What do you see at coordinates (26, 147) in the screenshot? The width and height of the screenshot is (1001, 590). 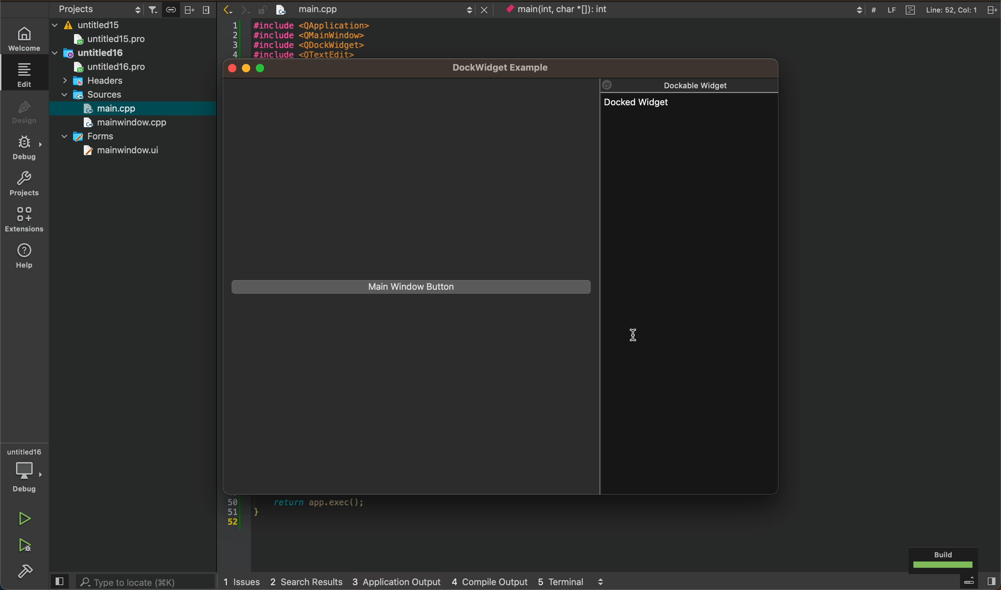 I see `debug` at bounding box center [26, 147].